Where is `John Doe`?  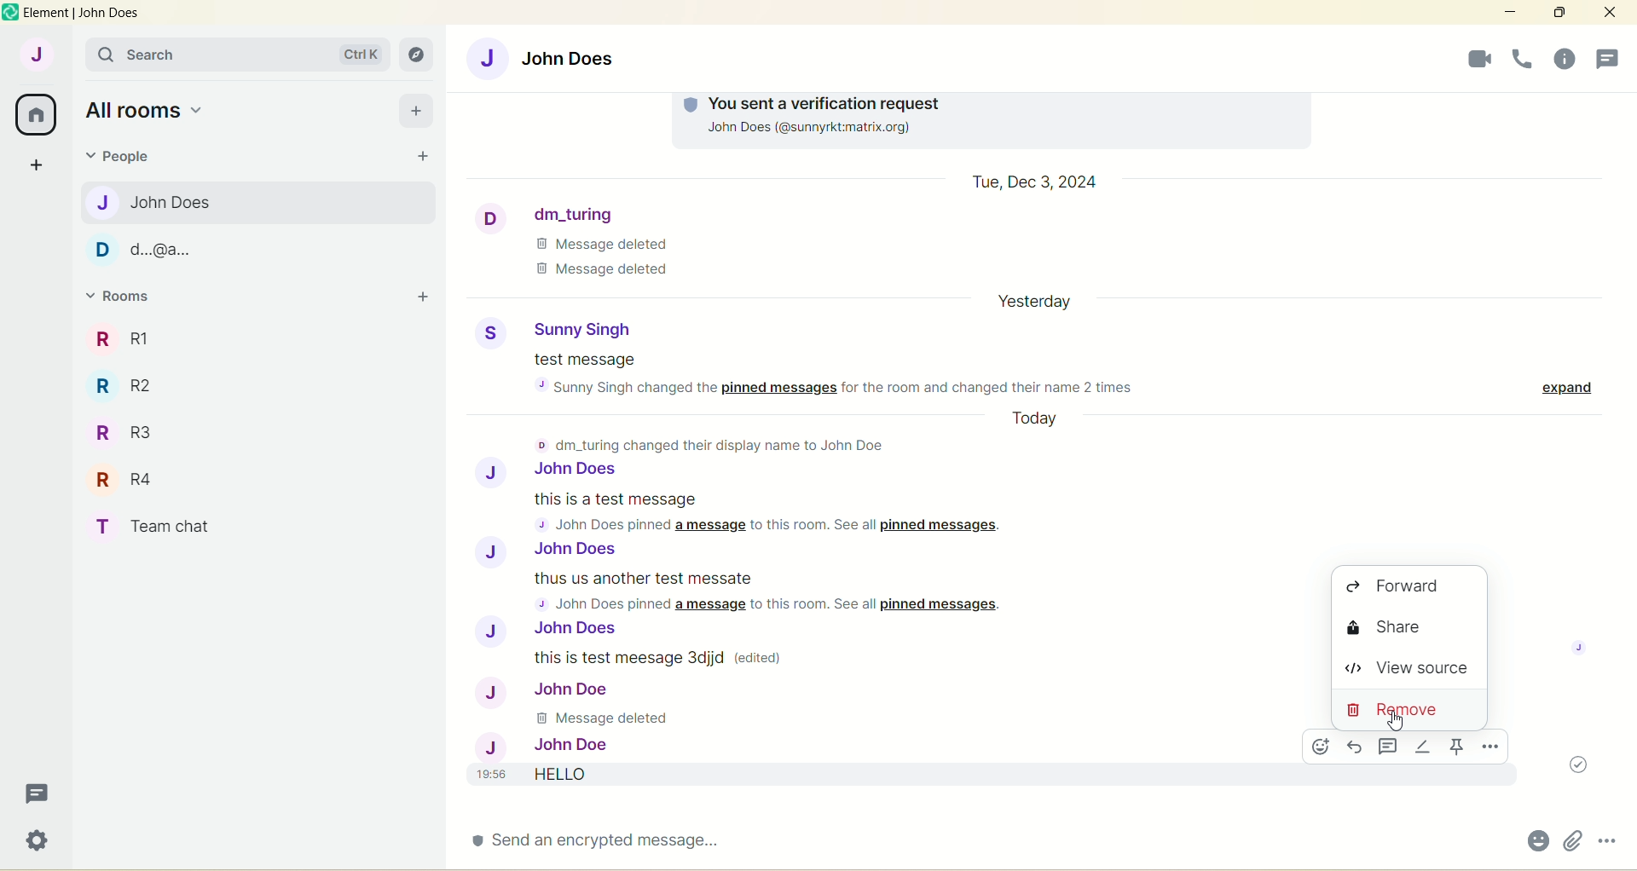
John Doe is located at coordinates (546, 690).